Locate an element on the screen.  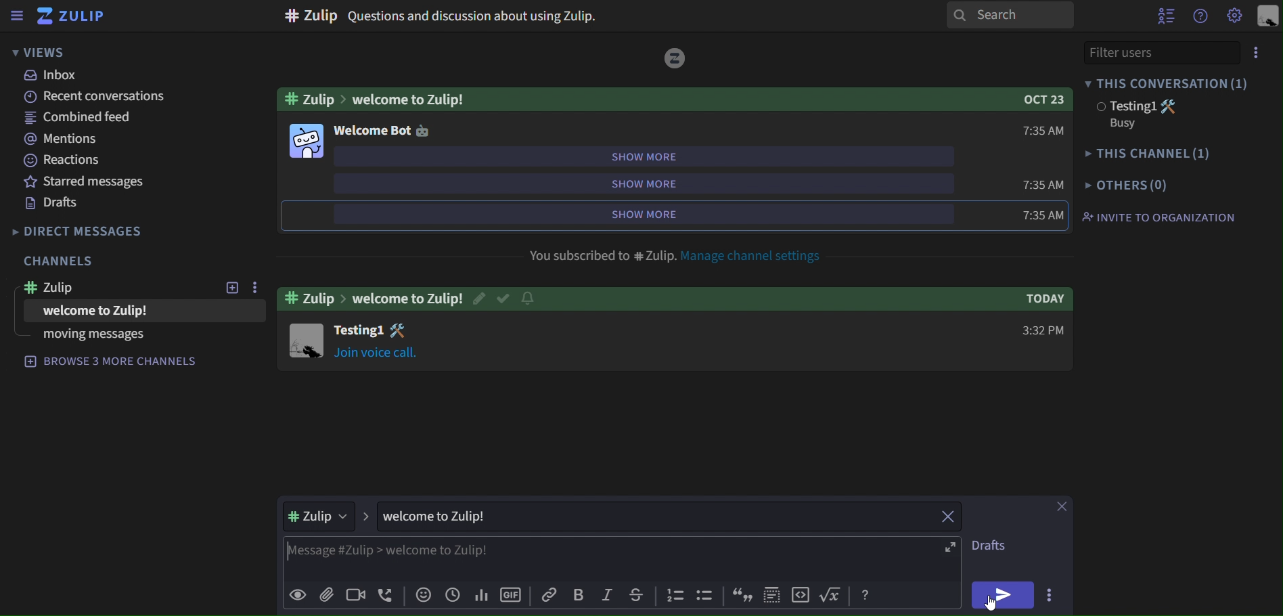
this channel(1) is located at coordinates (1148, 156).